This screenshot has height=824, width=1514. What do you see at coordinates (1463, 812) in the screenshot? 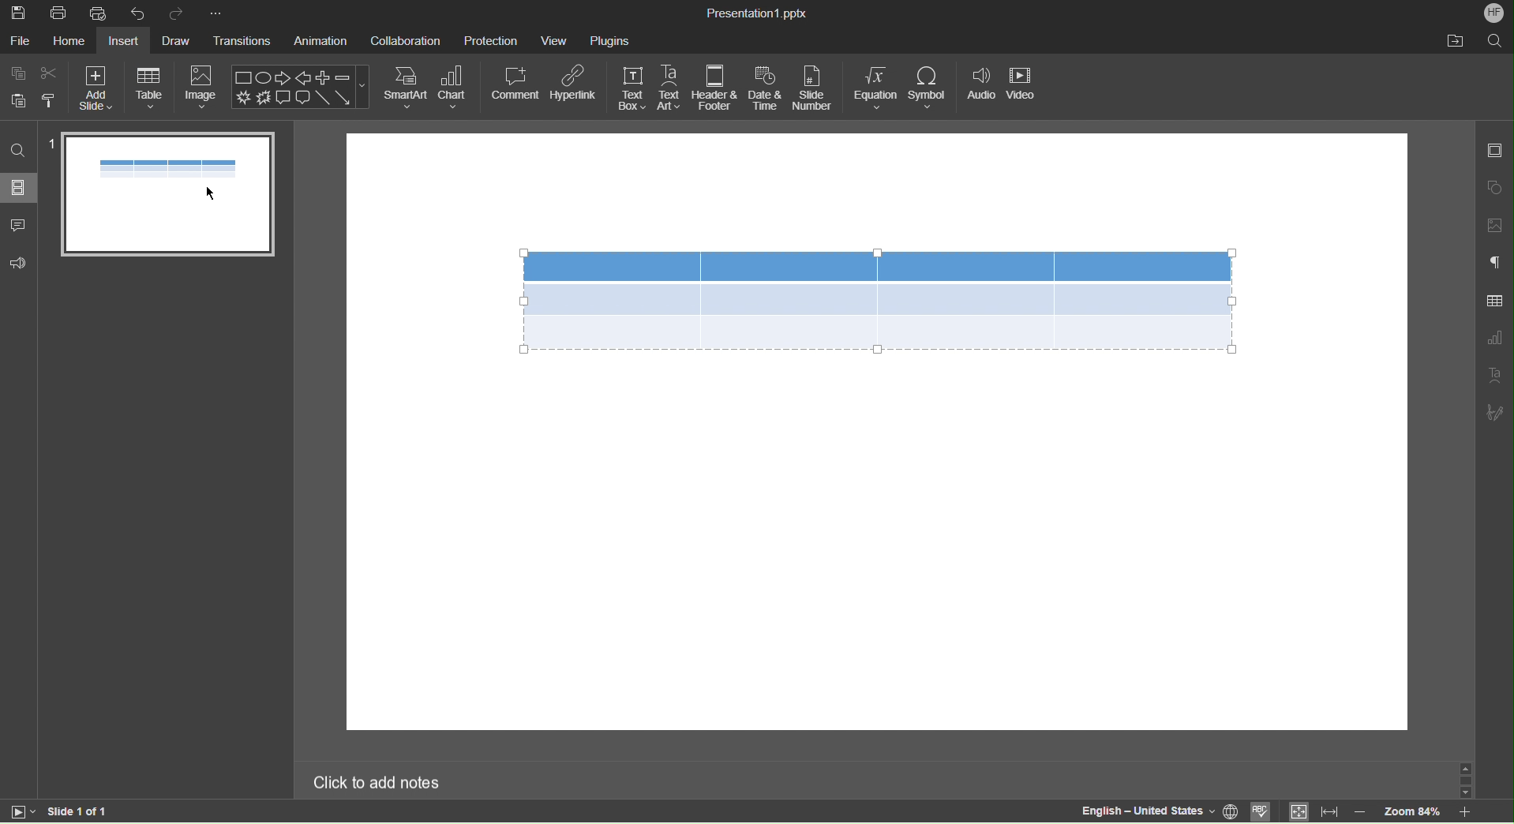
I see `zoom in` at bounding box center [1463, 812].